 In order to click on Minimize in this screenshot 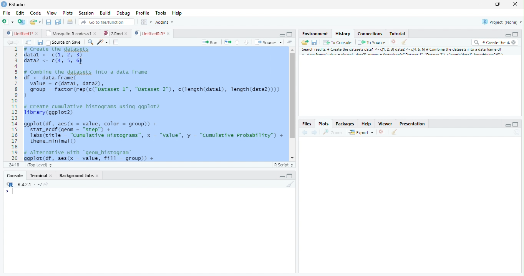, I will do `click(282, 177)`.